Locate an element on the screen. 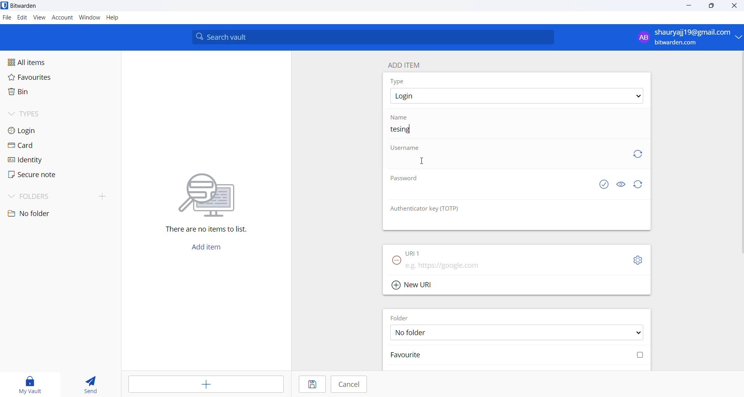 Image resolution: width=744 pixels, height=397 pixels. Cancel is located at coordinates (349, 384).